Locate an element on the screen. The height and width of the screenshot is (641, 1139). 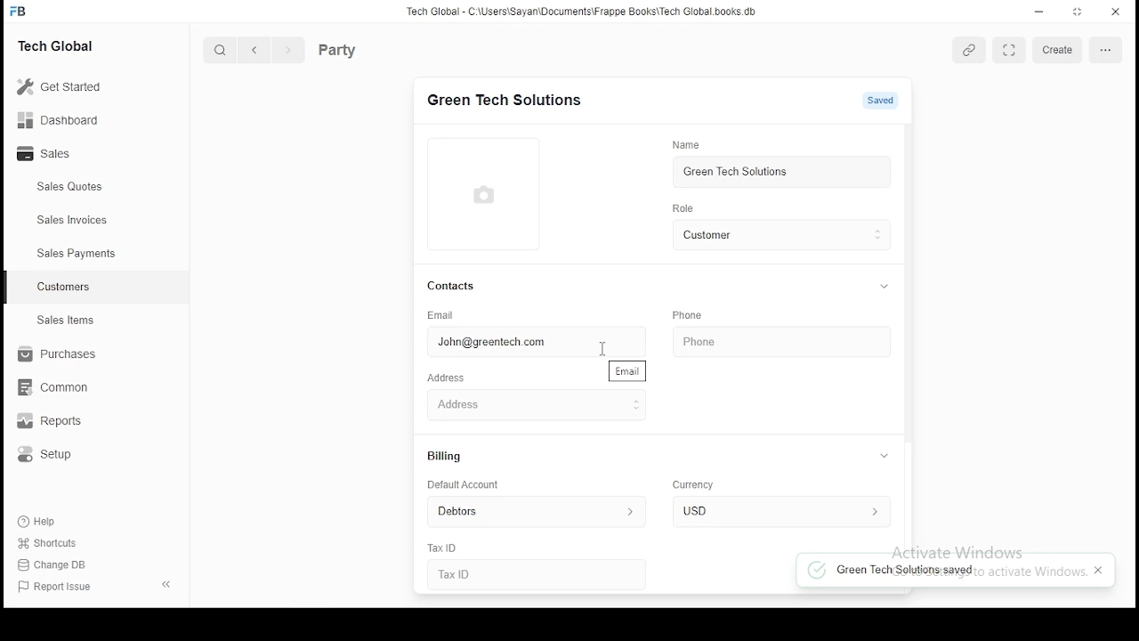
search is located at coordinates (221, 49).